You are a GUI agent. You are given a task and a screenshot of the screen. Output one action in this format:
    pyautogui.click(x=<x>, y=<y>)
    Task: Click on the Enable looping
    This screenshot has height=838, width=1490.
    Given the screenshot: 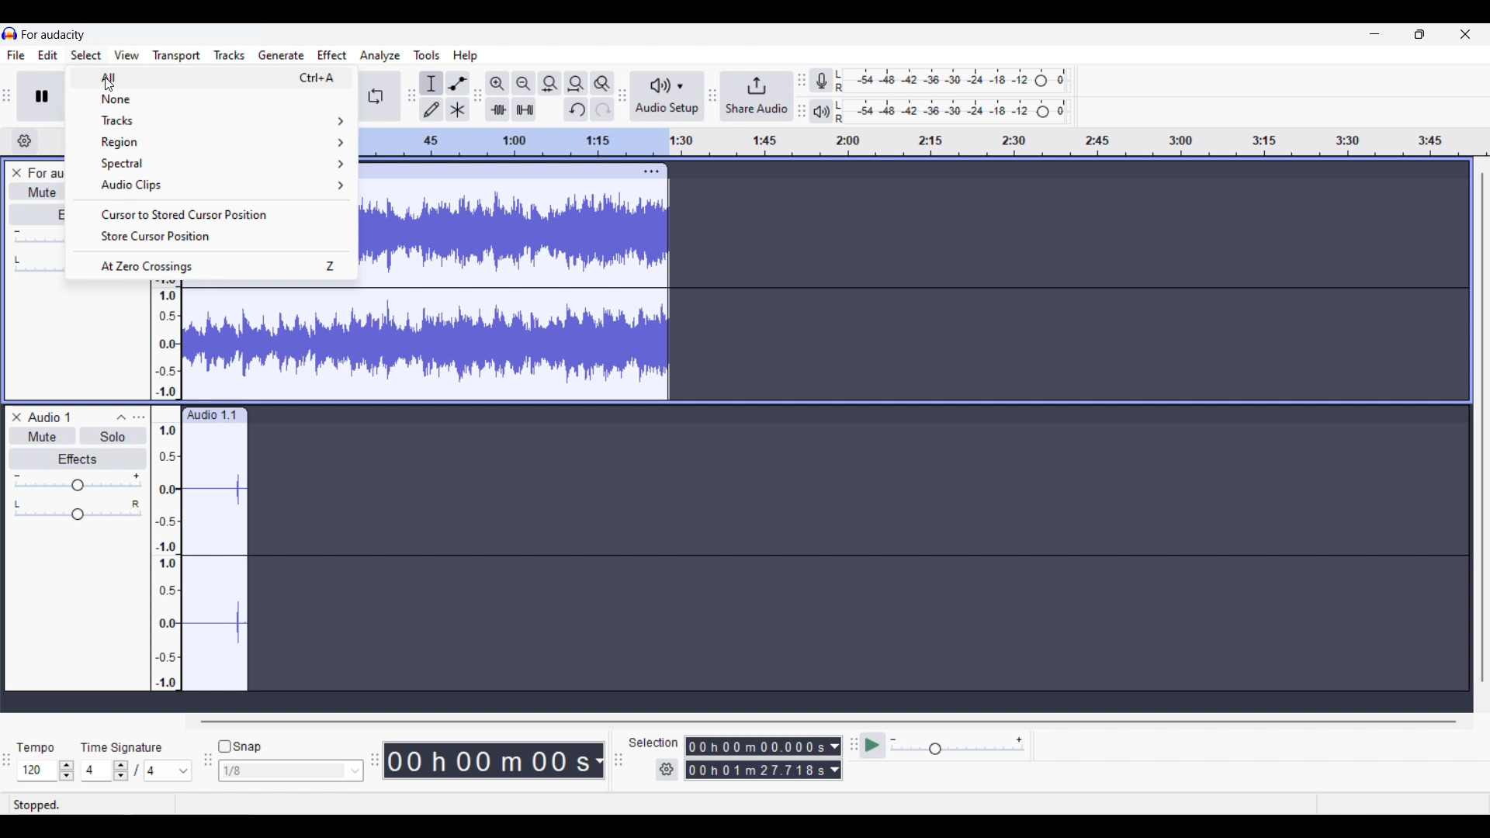 What is the action you would take?
    pyautogui.click(x=375, y=96)
    